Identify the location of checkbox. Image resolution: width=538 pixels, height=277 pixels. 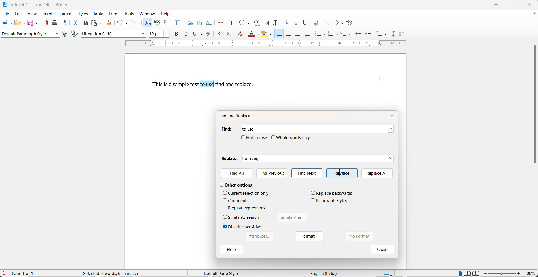
(225, 200).